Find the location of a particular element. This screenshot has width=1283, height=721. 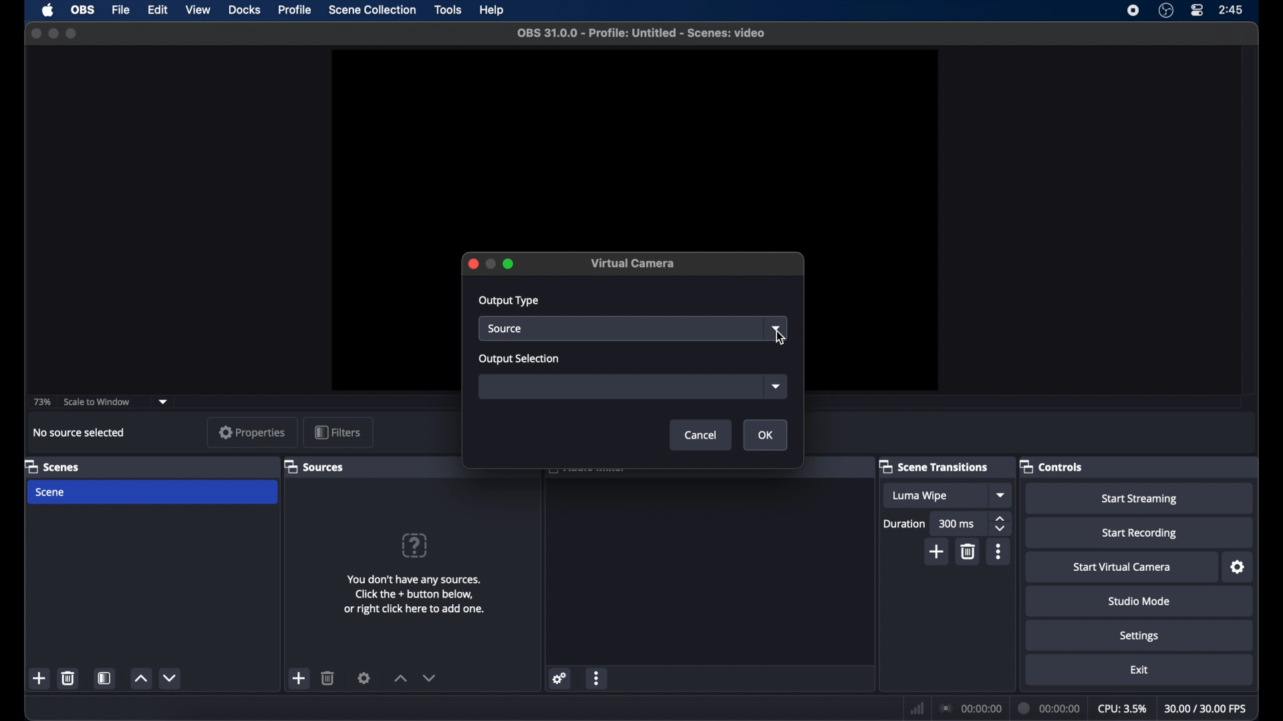

source is located at coordinates (620, 328).